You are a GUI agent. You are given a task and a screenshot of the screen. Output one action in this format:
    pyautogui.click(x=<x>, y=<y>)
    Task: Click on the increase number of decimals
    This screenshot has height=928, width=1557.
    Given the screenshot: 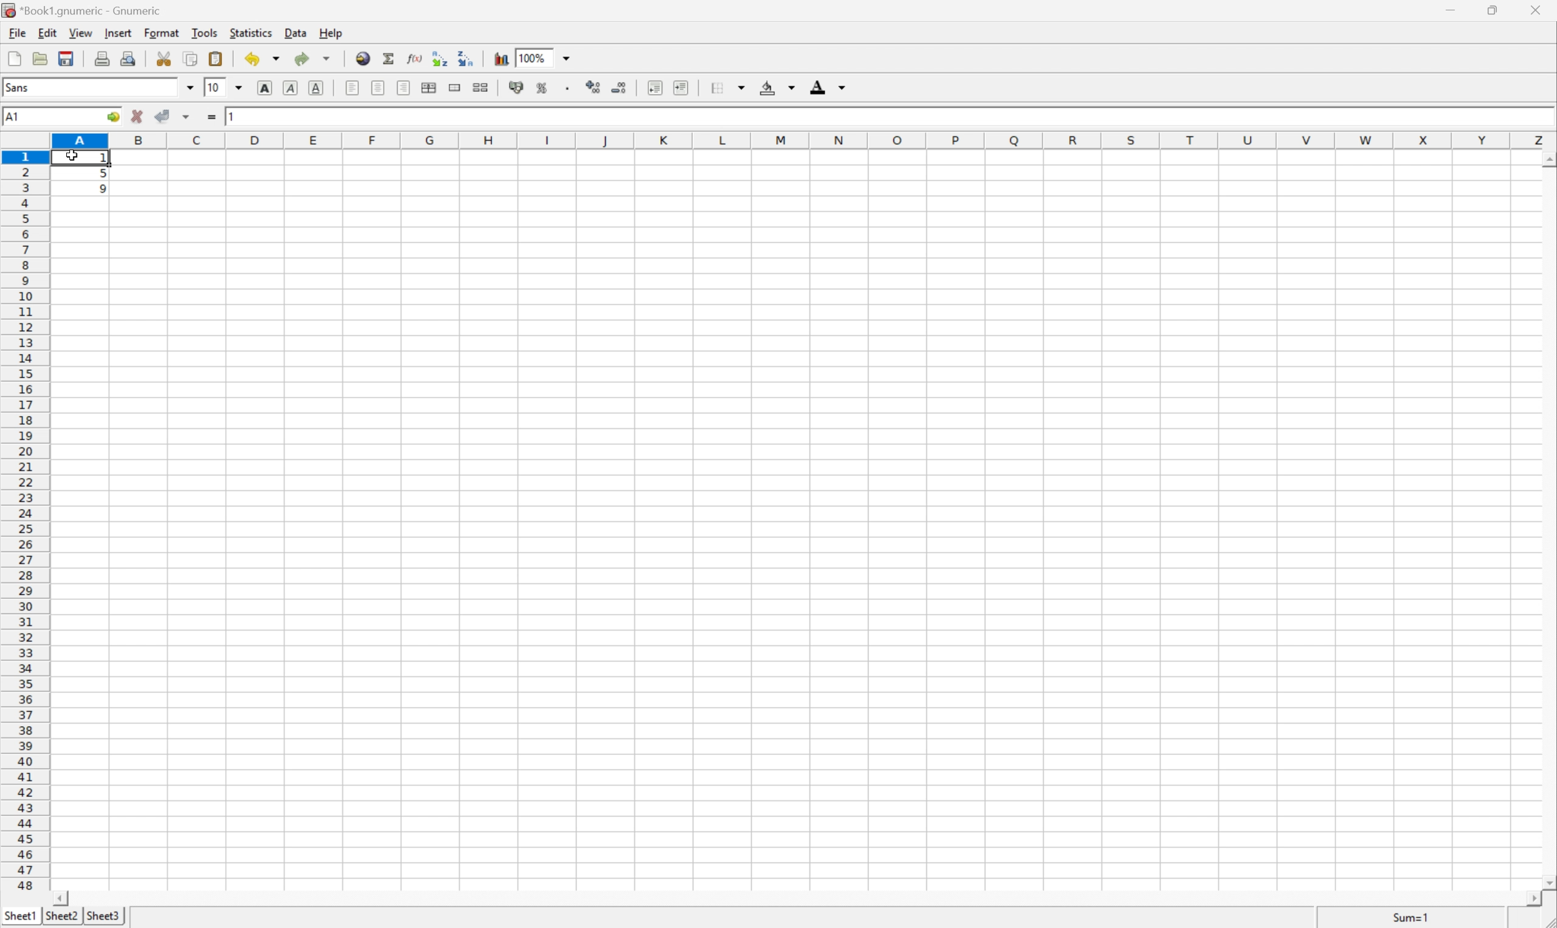 What is the action you would take?
    pyautogui.click(x=594, y=87)
    